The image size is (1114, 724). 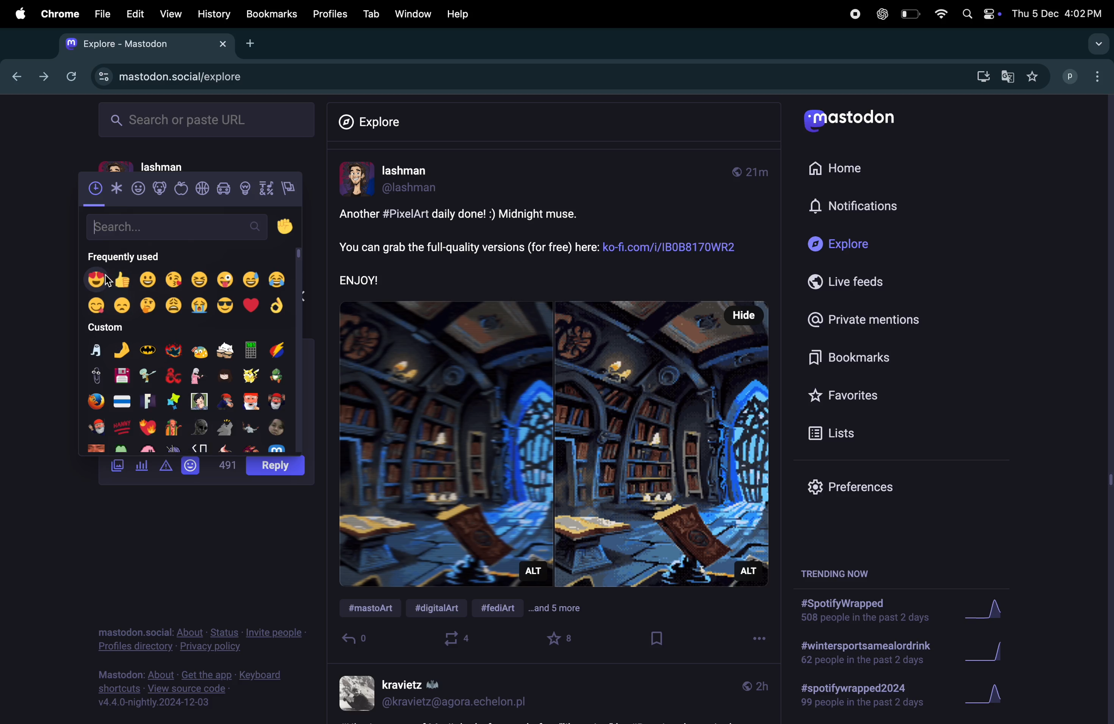 I want to click on apple widgets, so click(x=980, y=14).